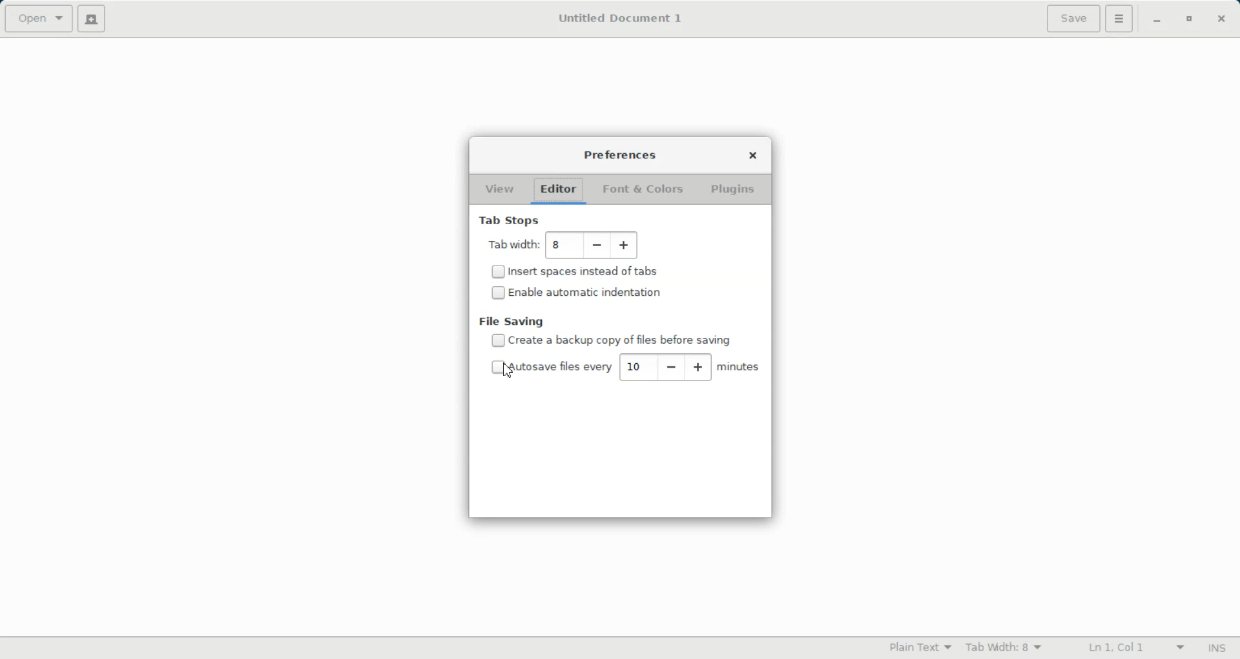 The width and height of the screenshot is (1240, 659). I want to click on Close, so click(753, 156).